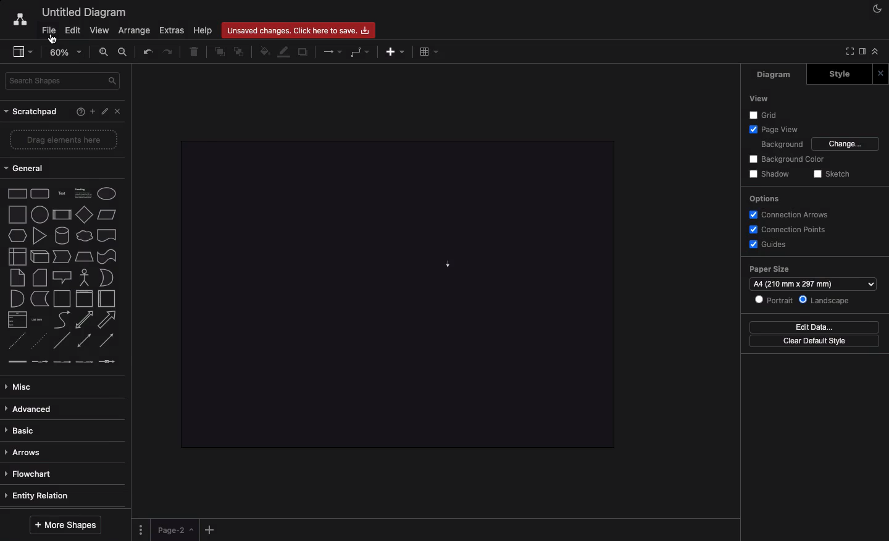  Describe the element at coordinates (204, 30) in the screenshot. I see `Help` at that location.